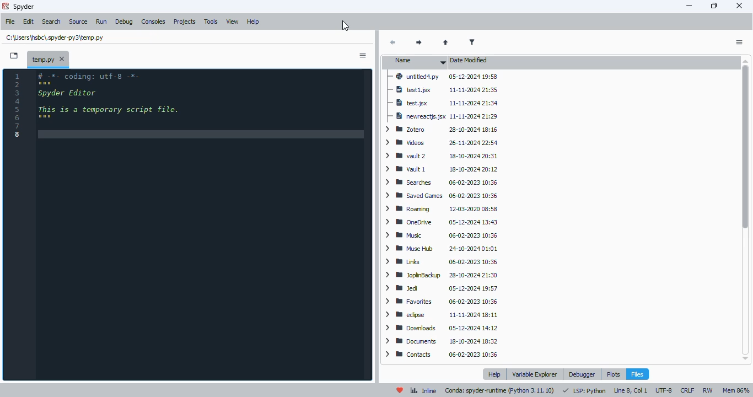 This screenshot has height=397, width=753. What do you see at coordinates (664, 391) in the screenshot?
I see `UTF-8` at bounding box center [664, 391].